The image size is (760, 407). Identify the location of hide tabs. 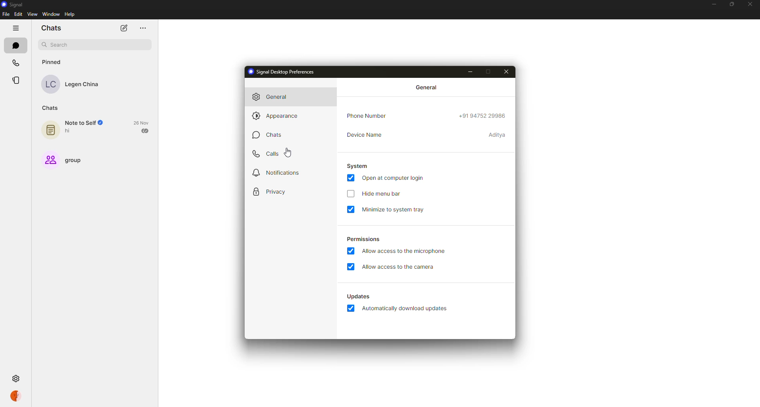
(15, 27).